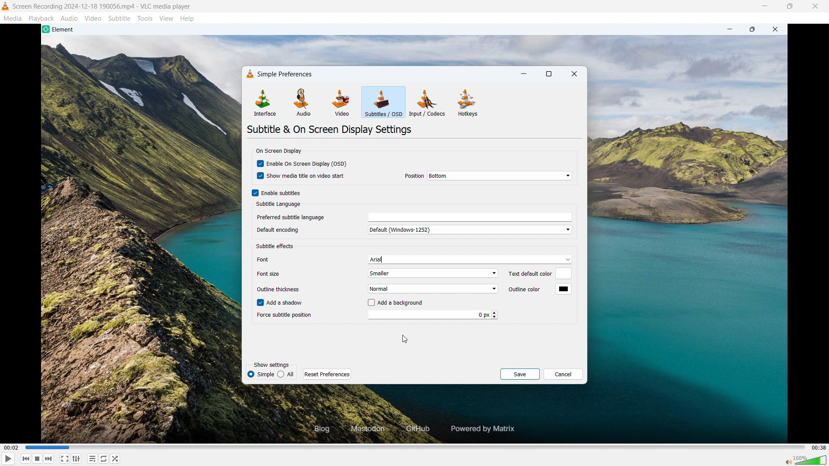 This screenshot has width=829, height=466. What do you see at coordinates (291, 217) in the screenshot?
I see `Preferred subtitle language` at bounding box center [291, 217].